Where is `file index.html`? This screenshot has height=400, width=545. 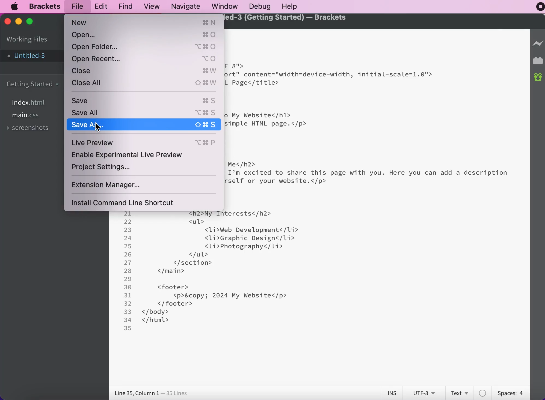
file index.html is located at coordinates (32, 103).